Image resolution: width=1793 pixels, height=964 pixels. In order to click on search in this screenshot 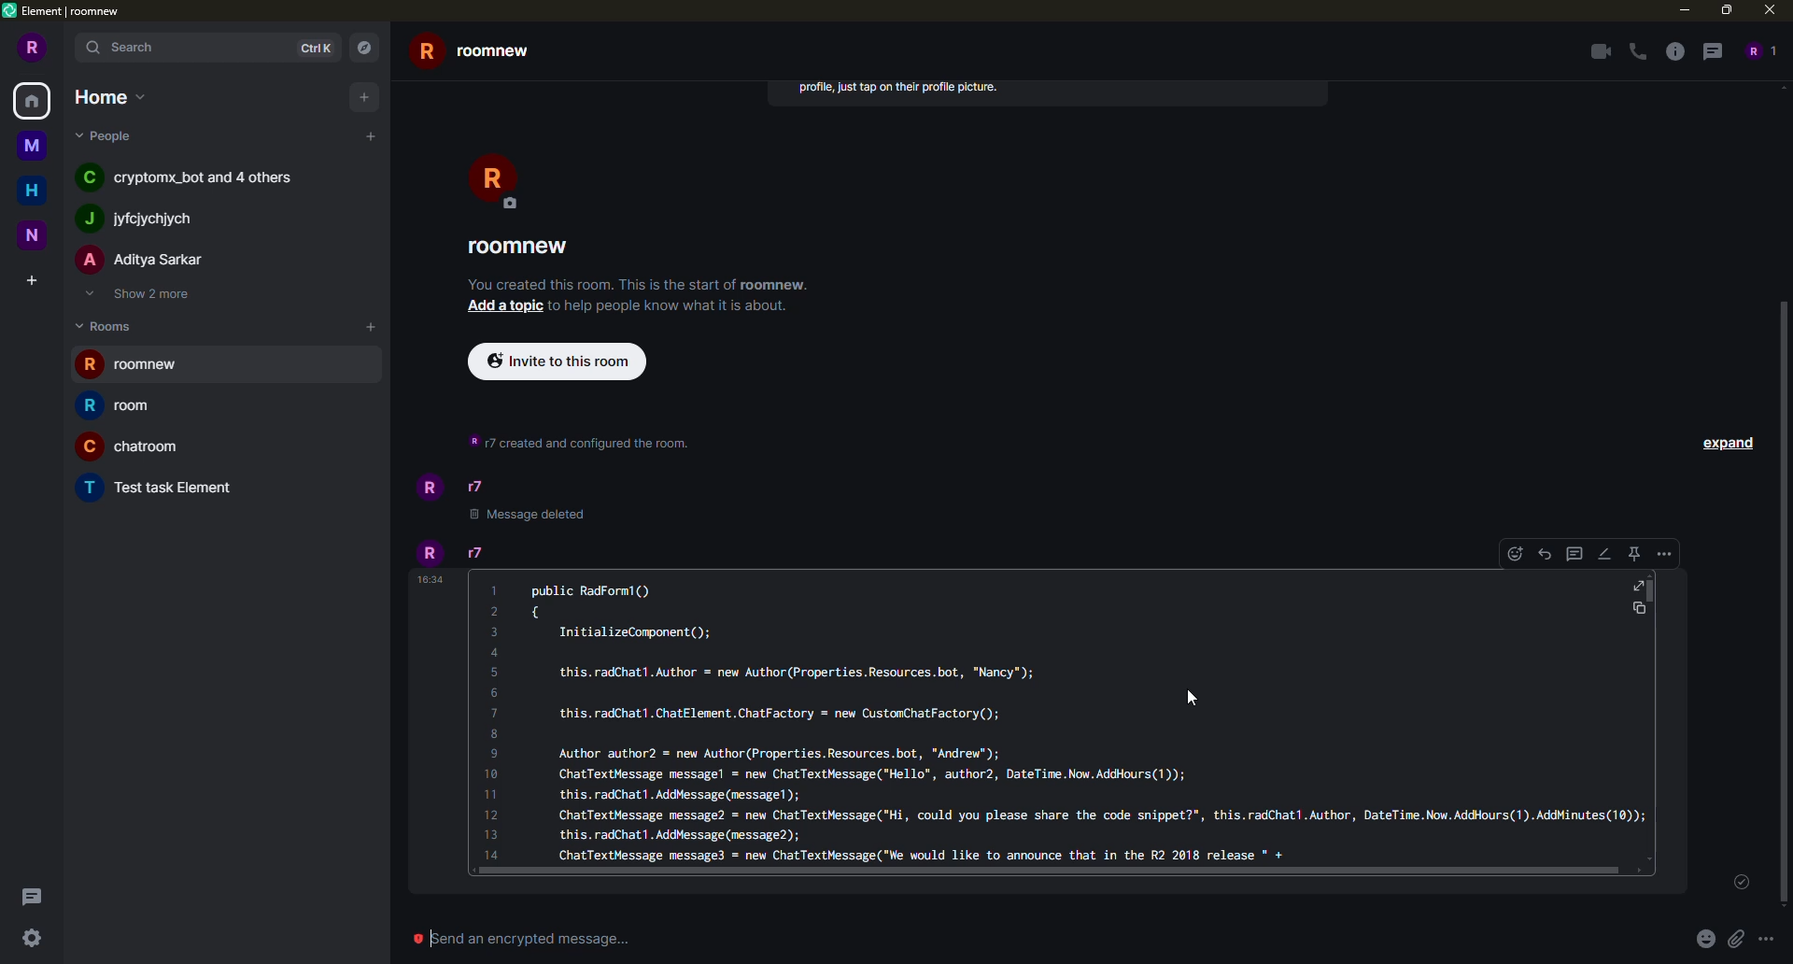, I will do `click(135, 50)`.